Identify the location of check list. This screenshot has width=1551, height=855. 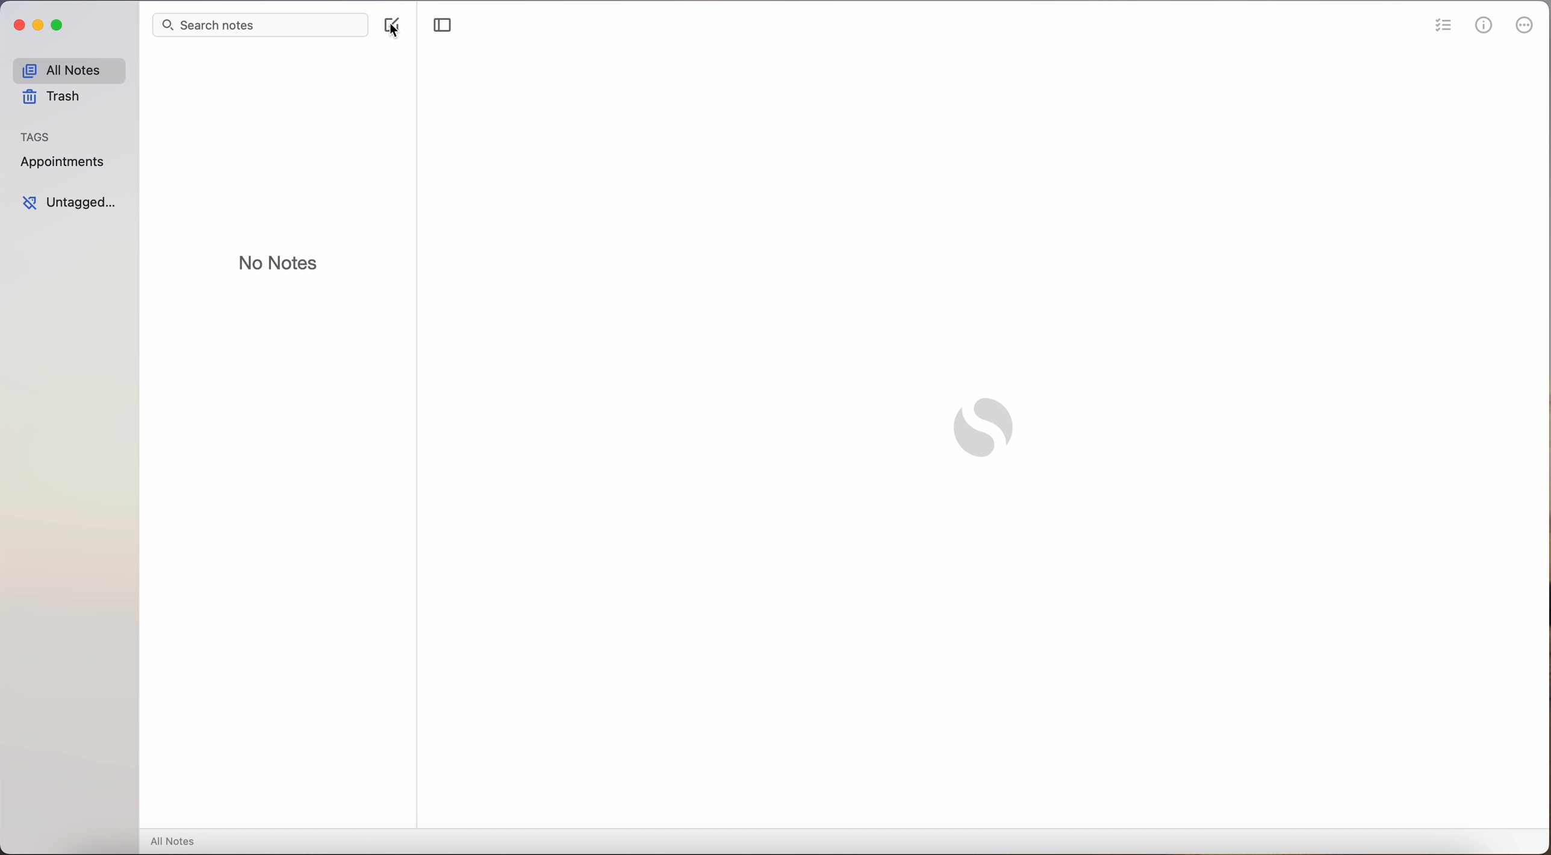
(1443, 26).